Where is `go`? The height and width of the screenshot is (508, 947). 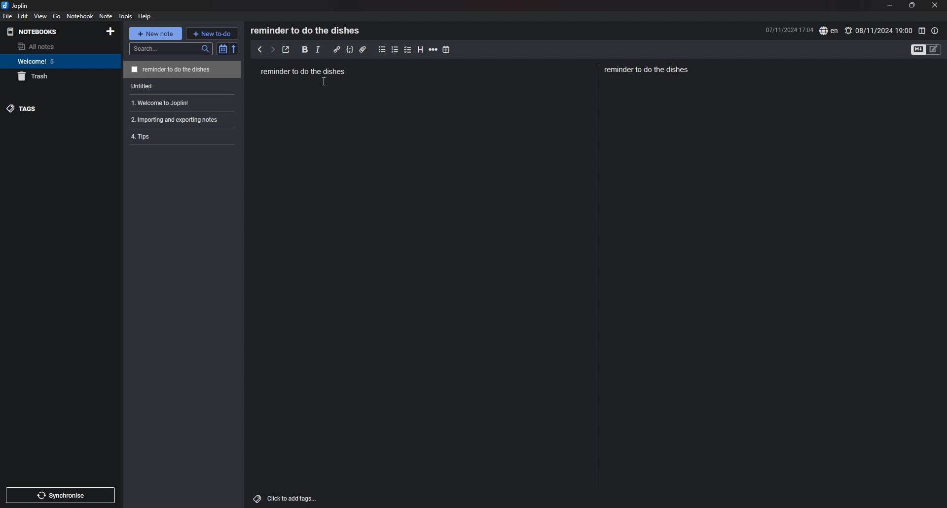
go is located at coordinates (57, 16).